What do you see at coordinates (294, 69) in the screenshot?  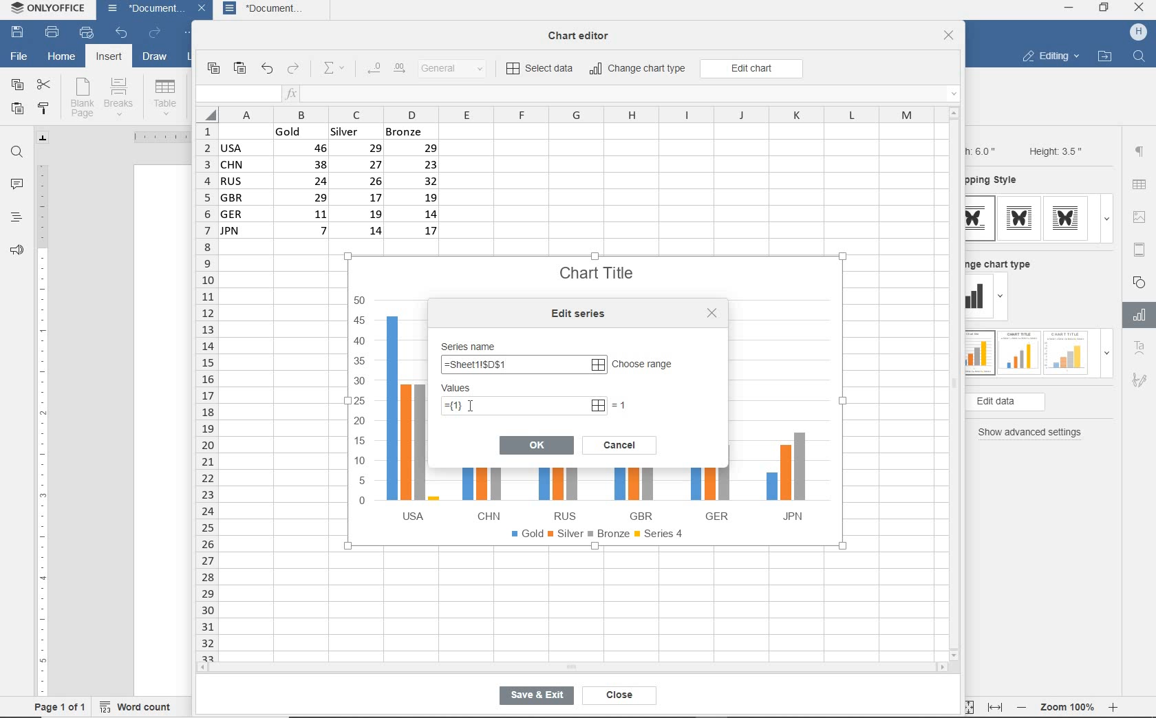 I see `redo ` at bounding box center [294, 69].